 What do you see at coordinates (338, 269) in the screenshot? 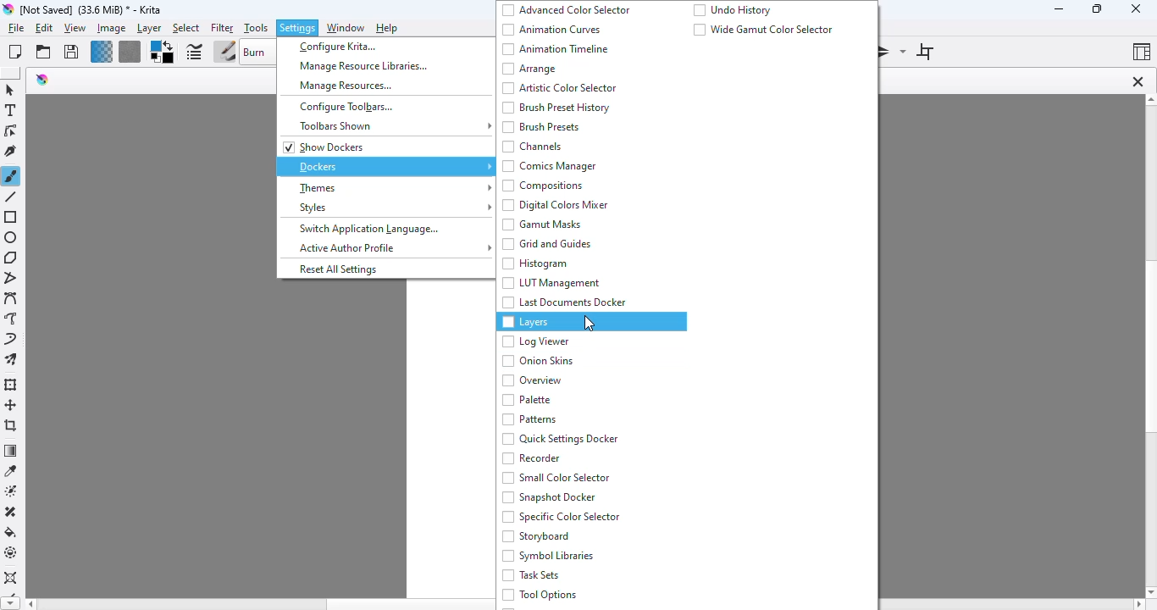
I see `reset all settings` at bounding box center [338, 269].